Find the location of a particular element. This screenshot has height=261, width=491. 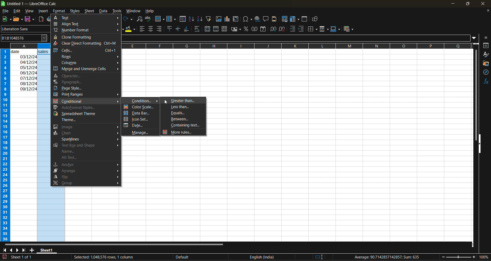

close document is located at coordinates (487, 11).